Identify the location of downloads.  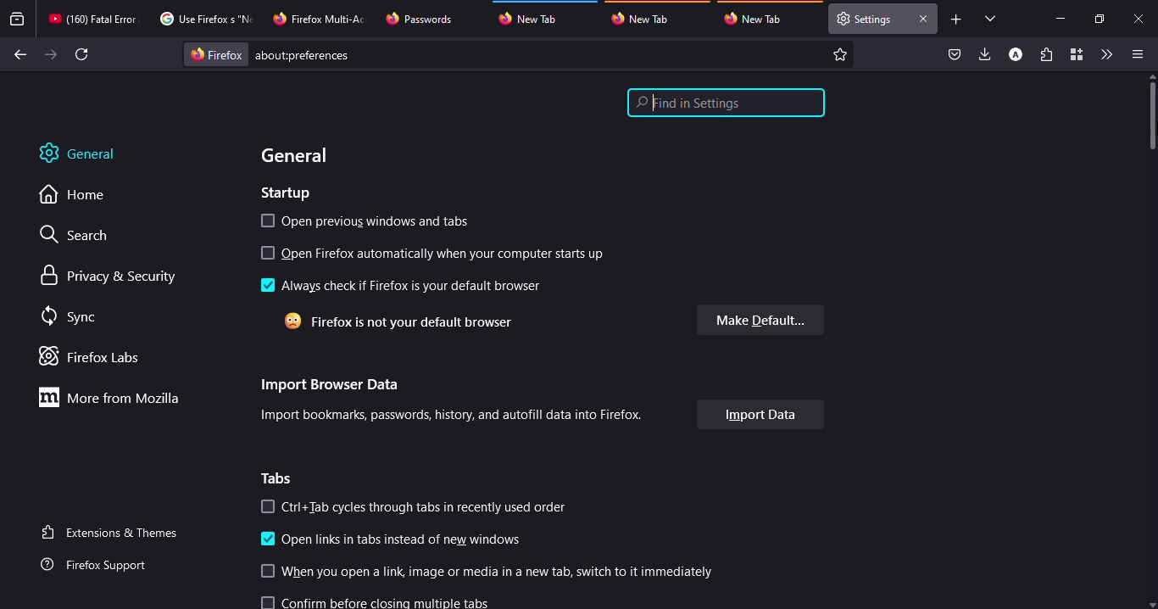
(986, 53).